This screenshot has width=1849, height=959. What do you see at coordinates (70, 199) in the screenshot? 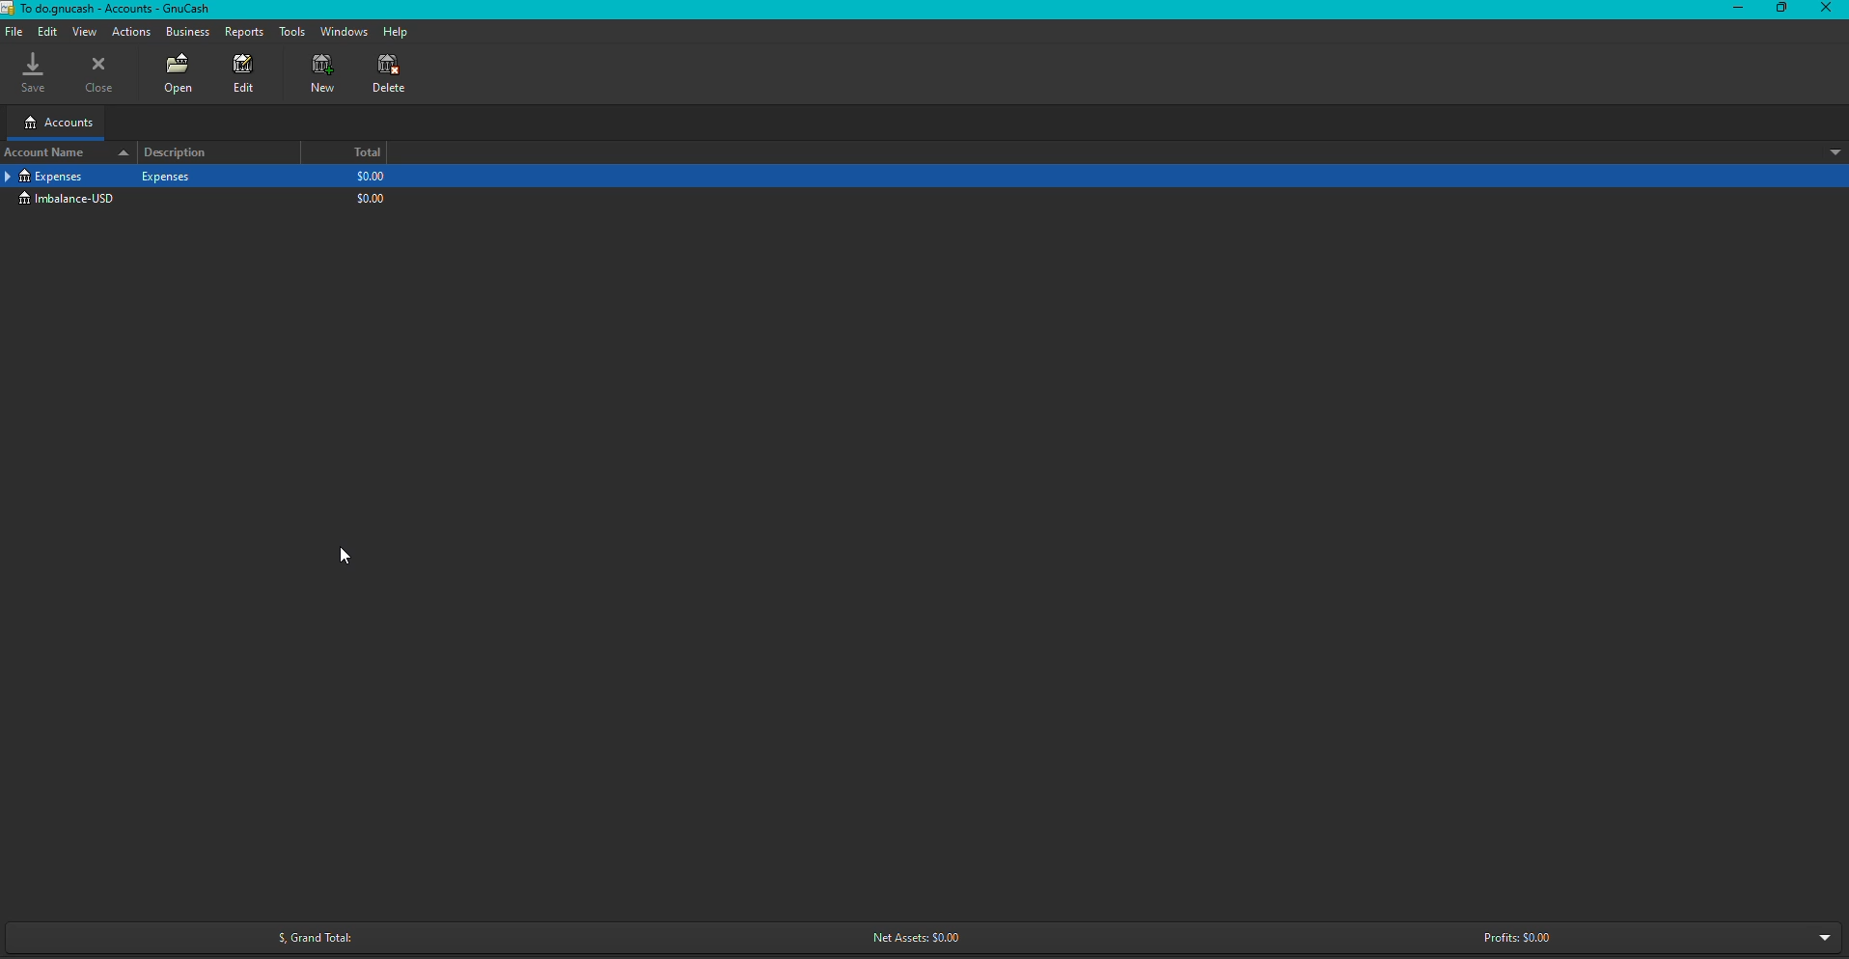
I see `Imbalance` at bounding box center [70, 199].